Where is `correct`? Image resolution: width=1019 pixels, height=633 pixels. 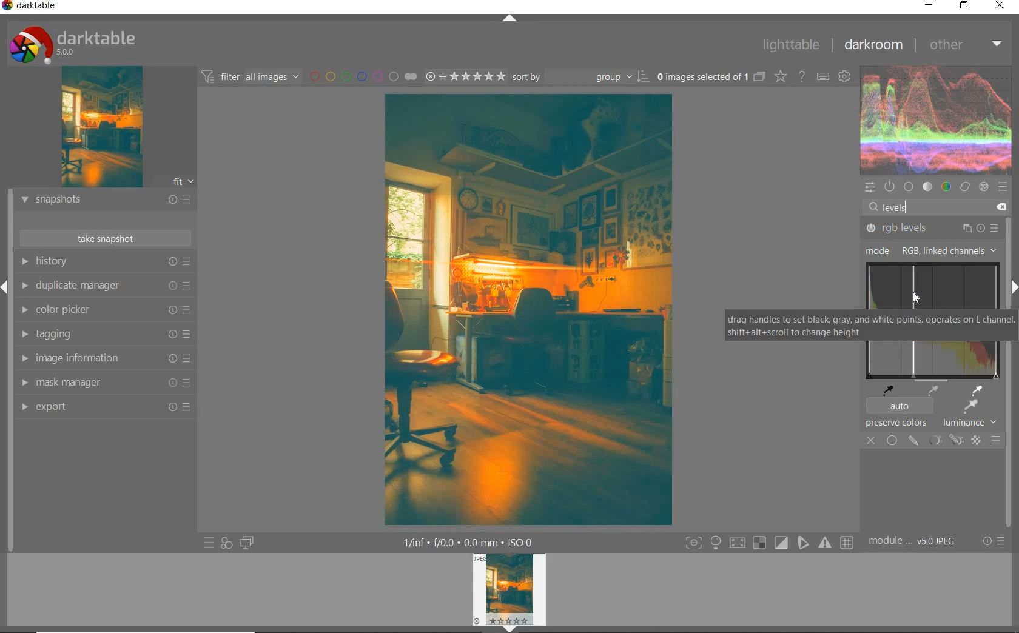
correct is located at coordinates (965, 187).